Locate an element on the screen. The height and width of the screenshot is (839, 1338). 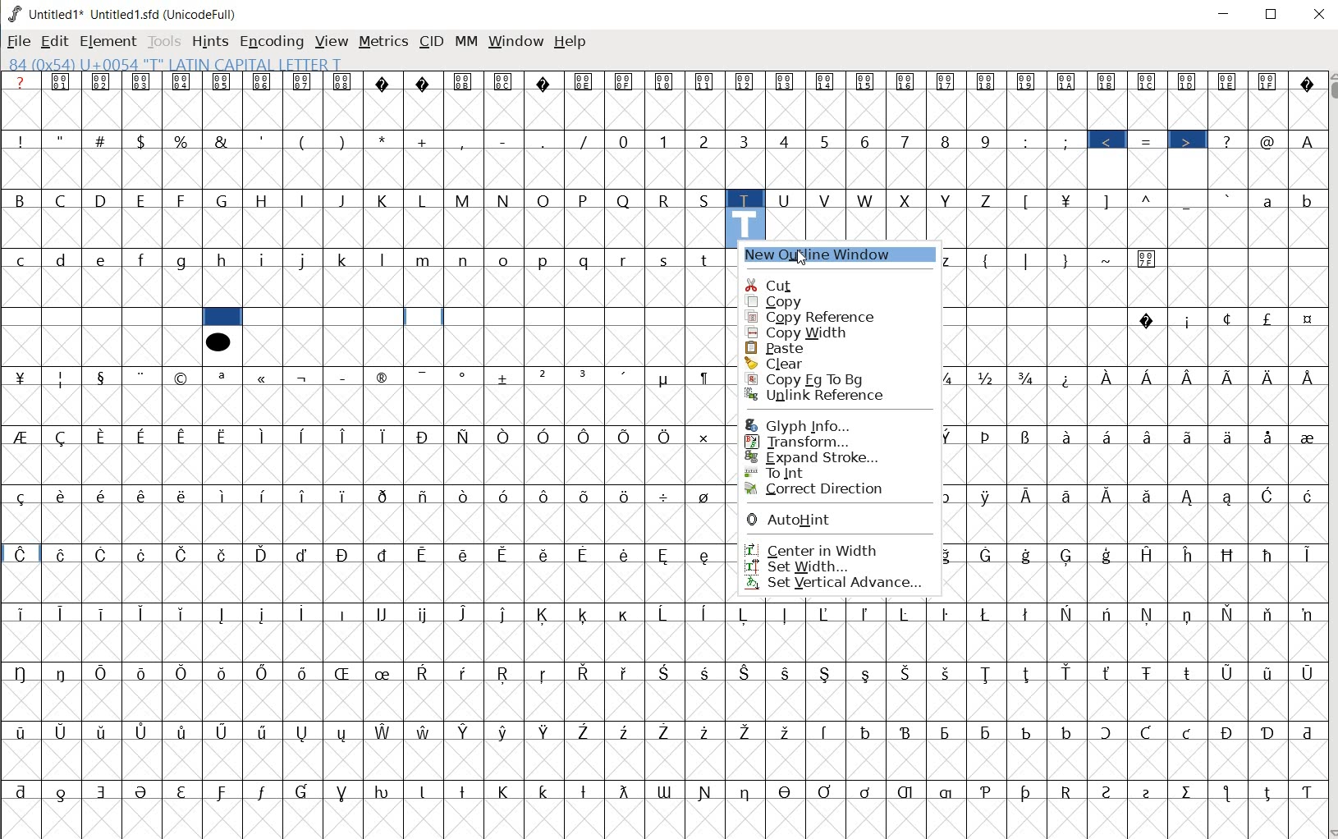
Symbol is located at coordinates (584, 82).